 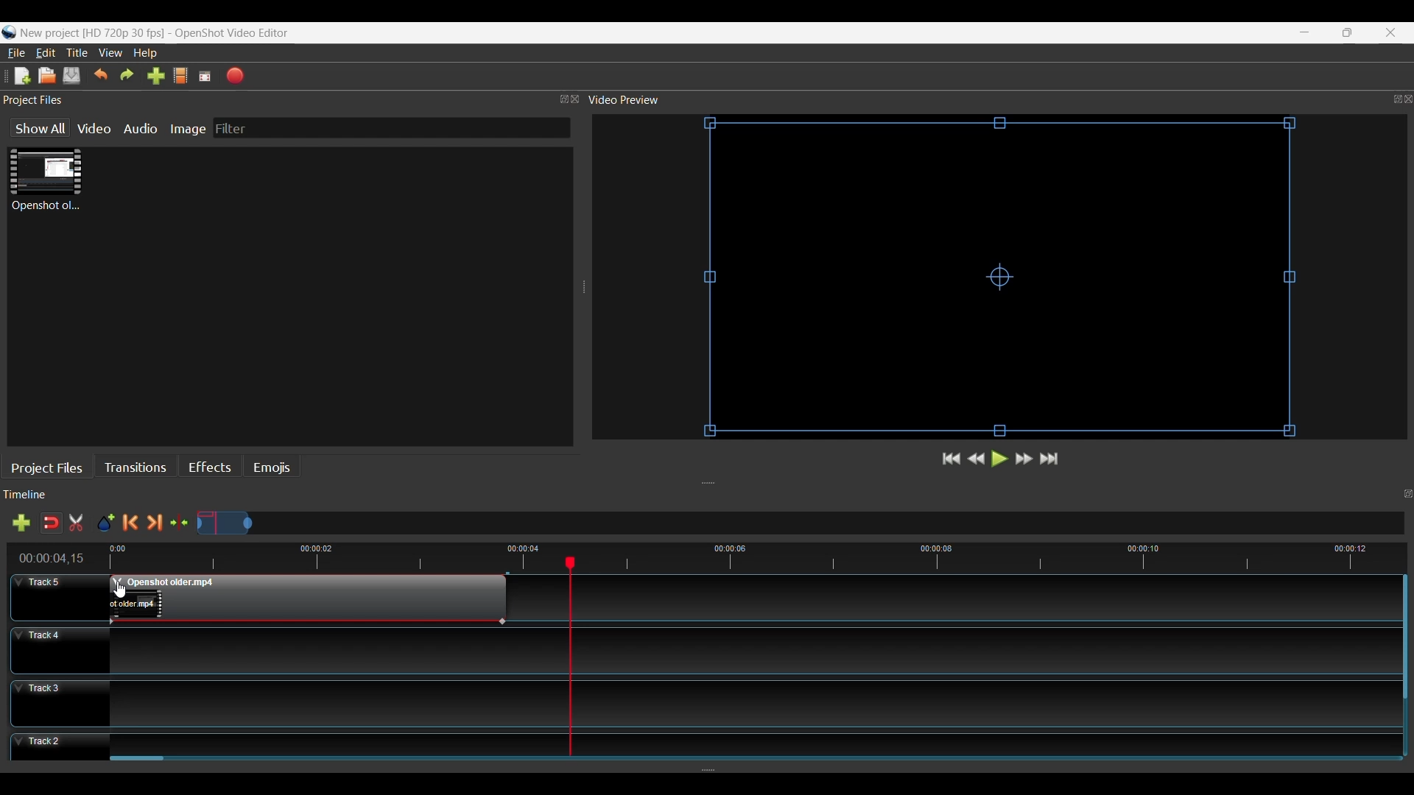 I want to click on Add Marker, so click(x=105, y=523).